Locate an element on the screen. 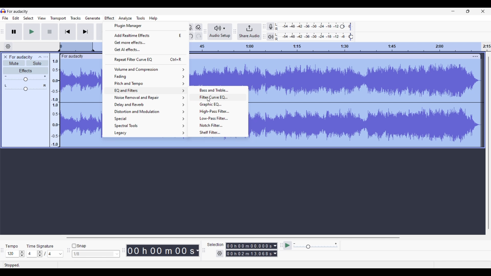 This screenshot has height=276, width=491. Add realtime effects is located at coordinates (146, 35).